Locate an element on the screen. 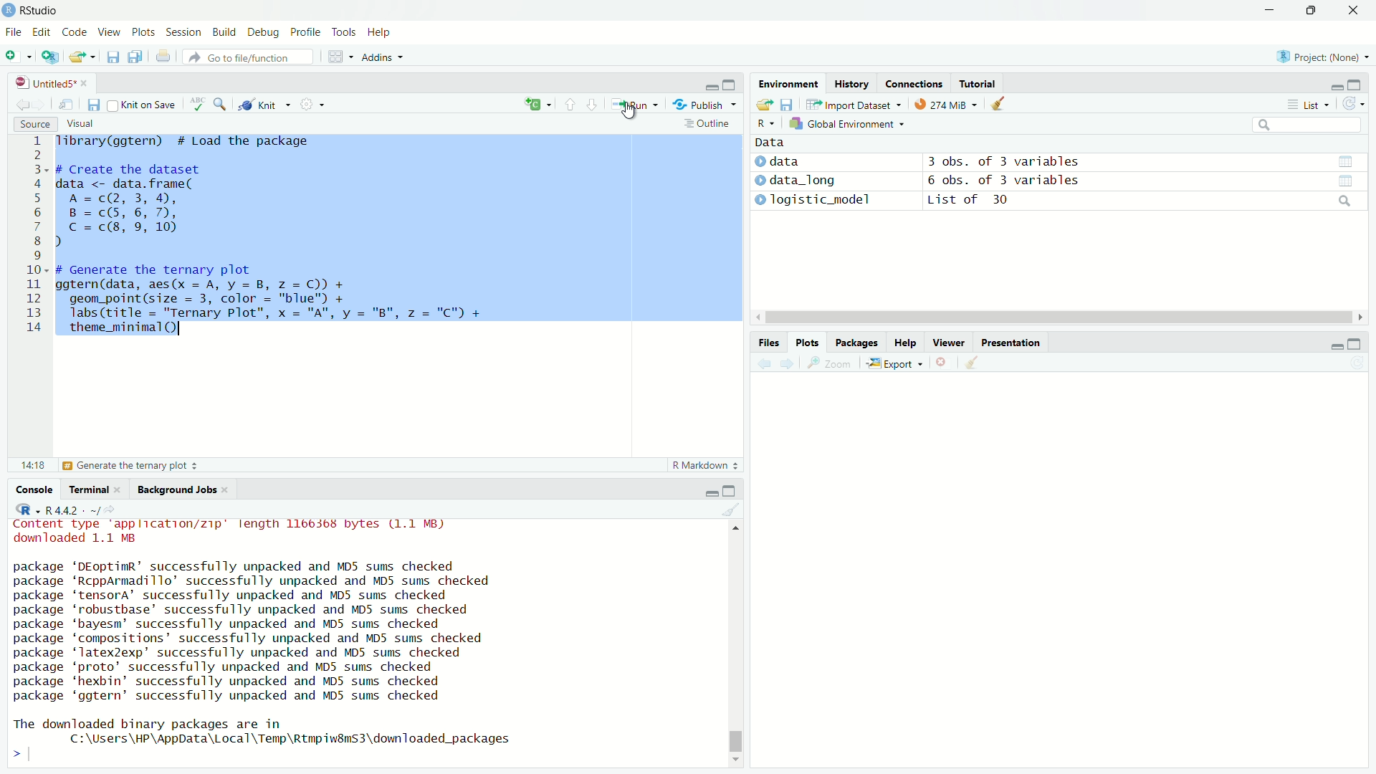 This screenshot has width=1376, height=774. Knit is located at coordinates (265, 105).